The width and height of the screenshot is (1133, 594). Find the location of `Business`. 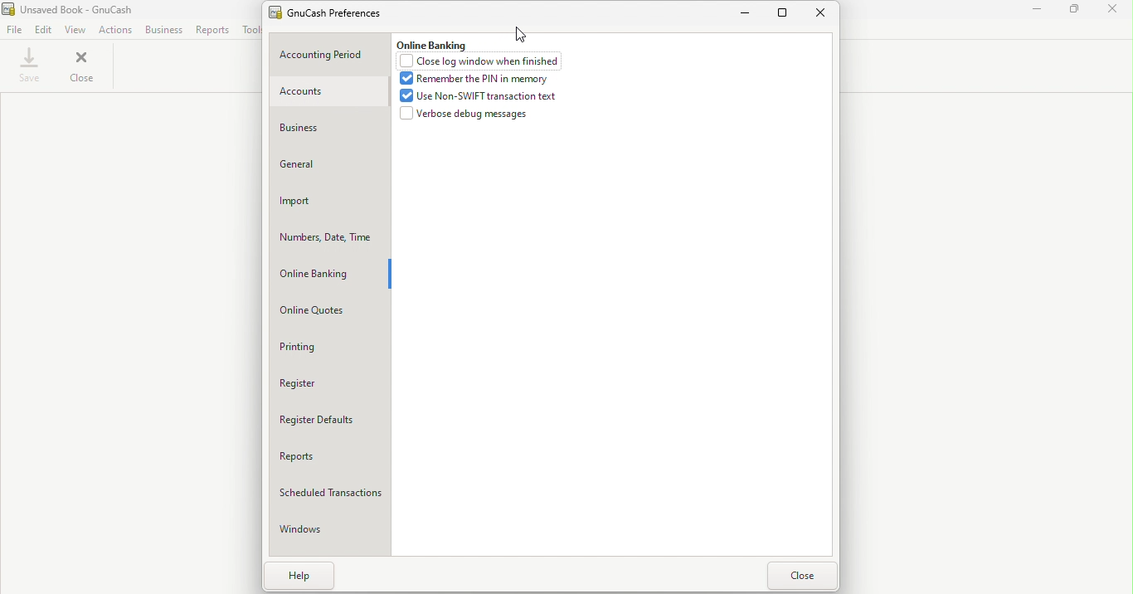

Business is located at coordinates (162, 30).